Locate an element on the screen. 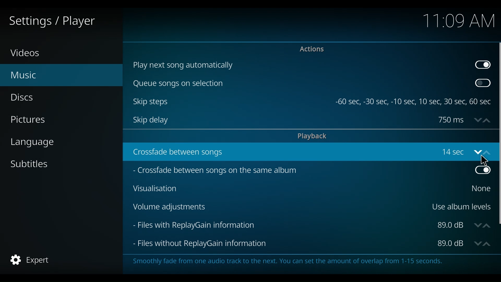 The image size is (501, 282). -60 sec, -30 sec, -10 sec, 10 sec, 30 sec, 60 sec is located at coordinates (413, 102).